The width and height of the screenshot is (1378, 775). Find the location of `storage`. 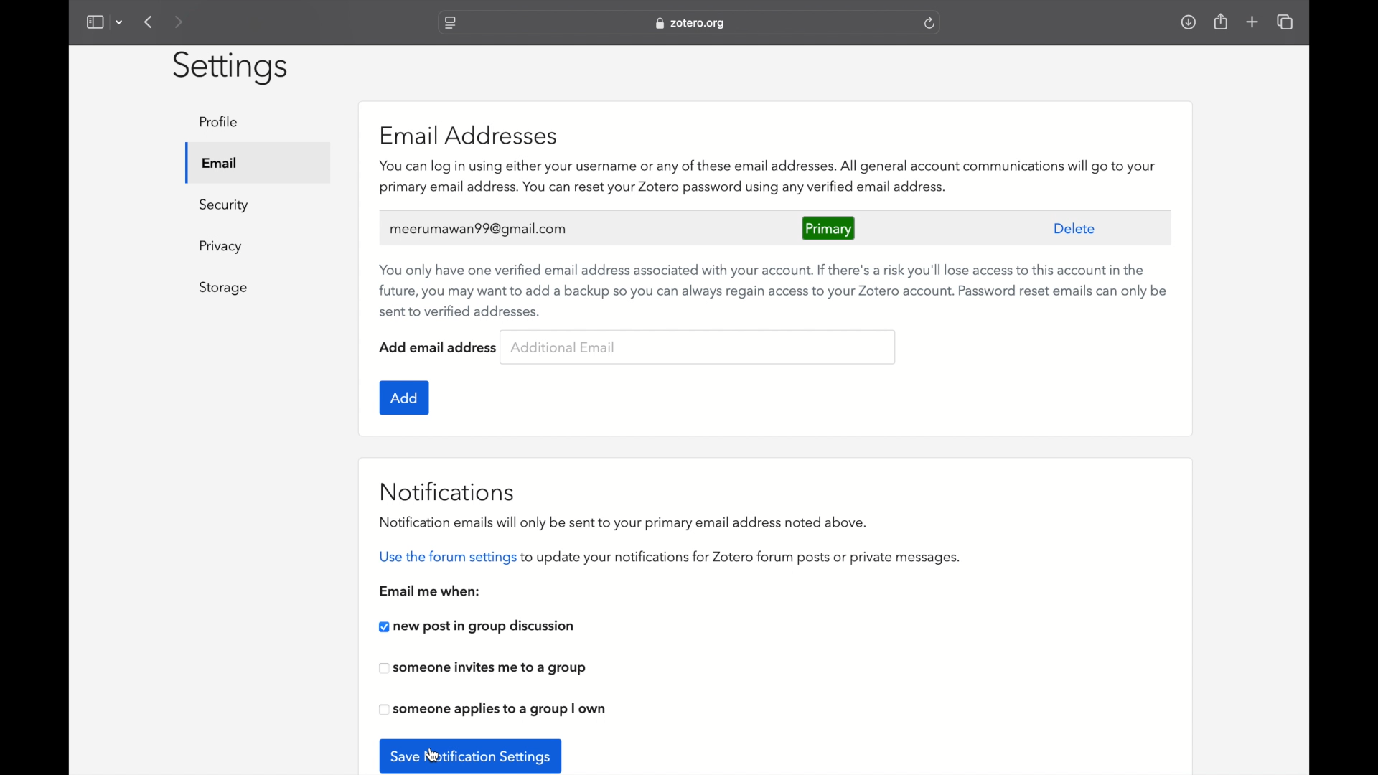

storage is located at coordinates (225, 288).